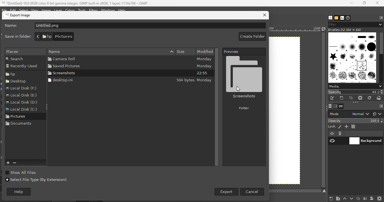  What do you see at coordinates (360, 98) in the screenshot?
I see `delete this brush` at bounding box center [360, 98].